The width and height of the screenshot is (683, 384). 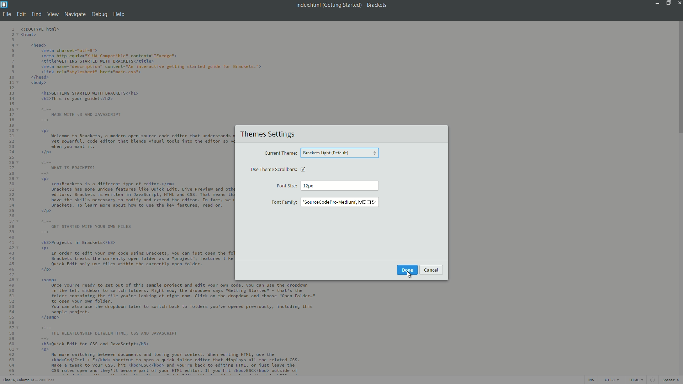 What do you see at coordinates (679, 79) in the screenshot?
I see `scroll bar` at bounding box center [679, 79].